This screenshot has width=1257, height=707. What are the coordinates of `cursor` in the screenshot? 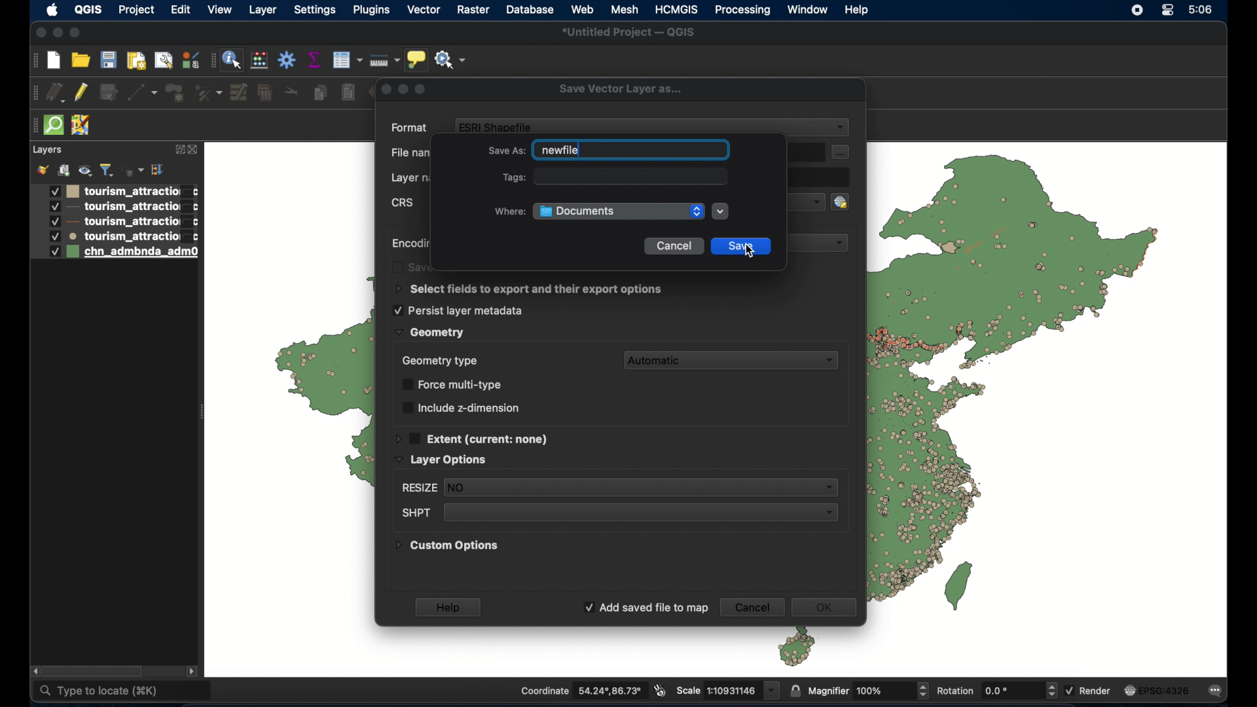 It's located at (750, 253).